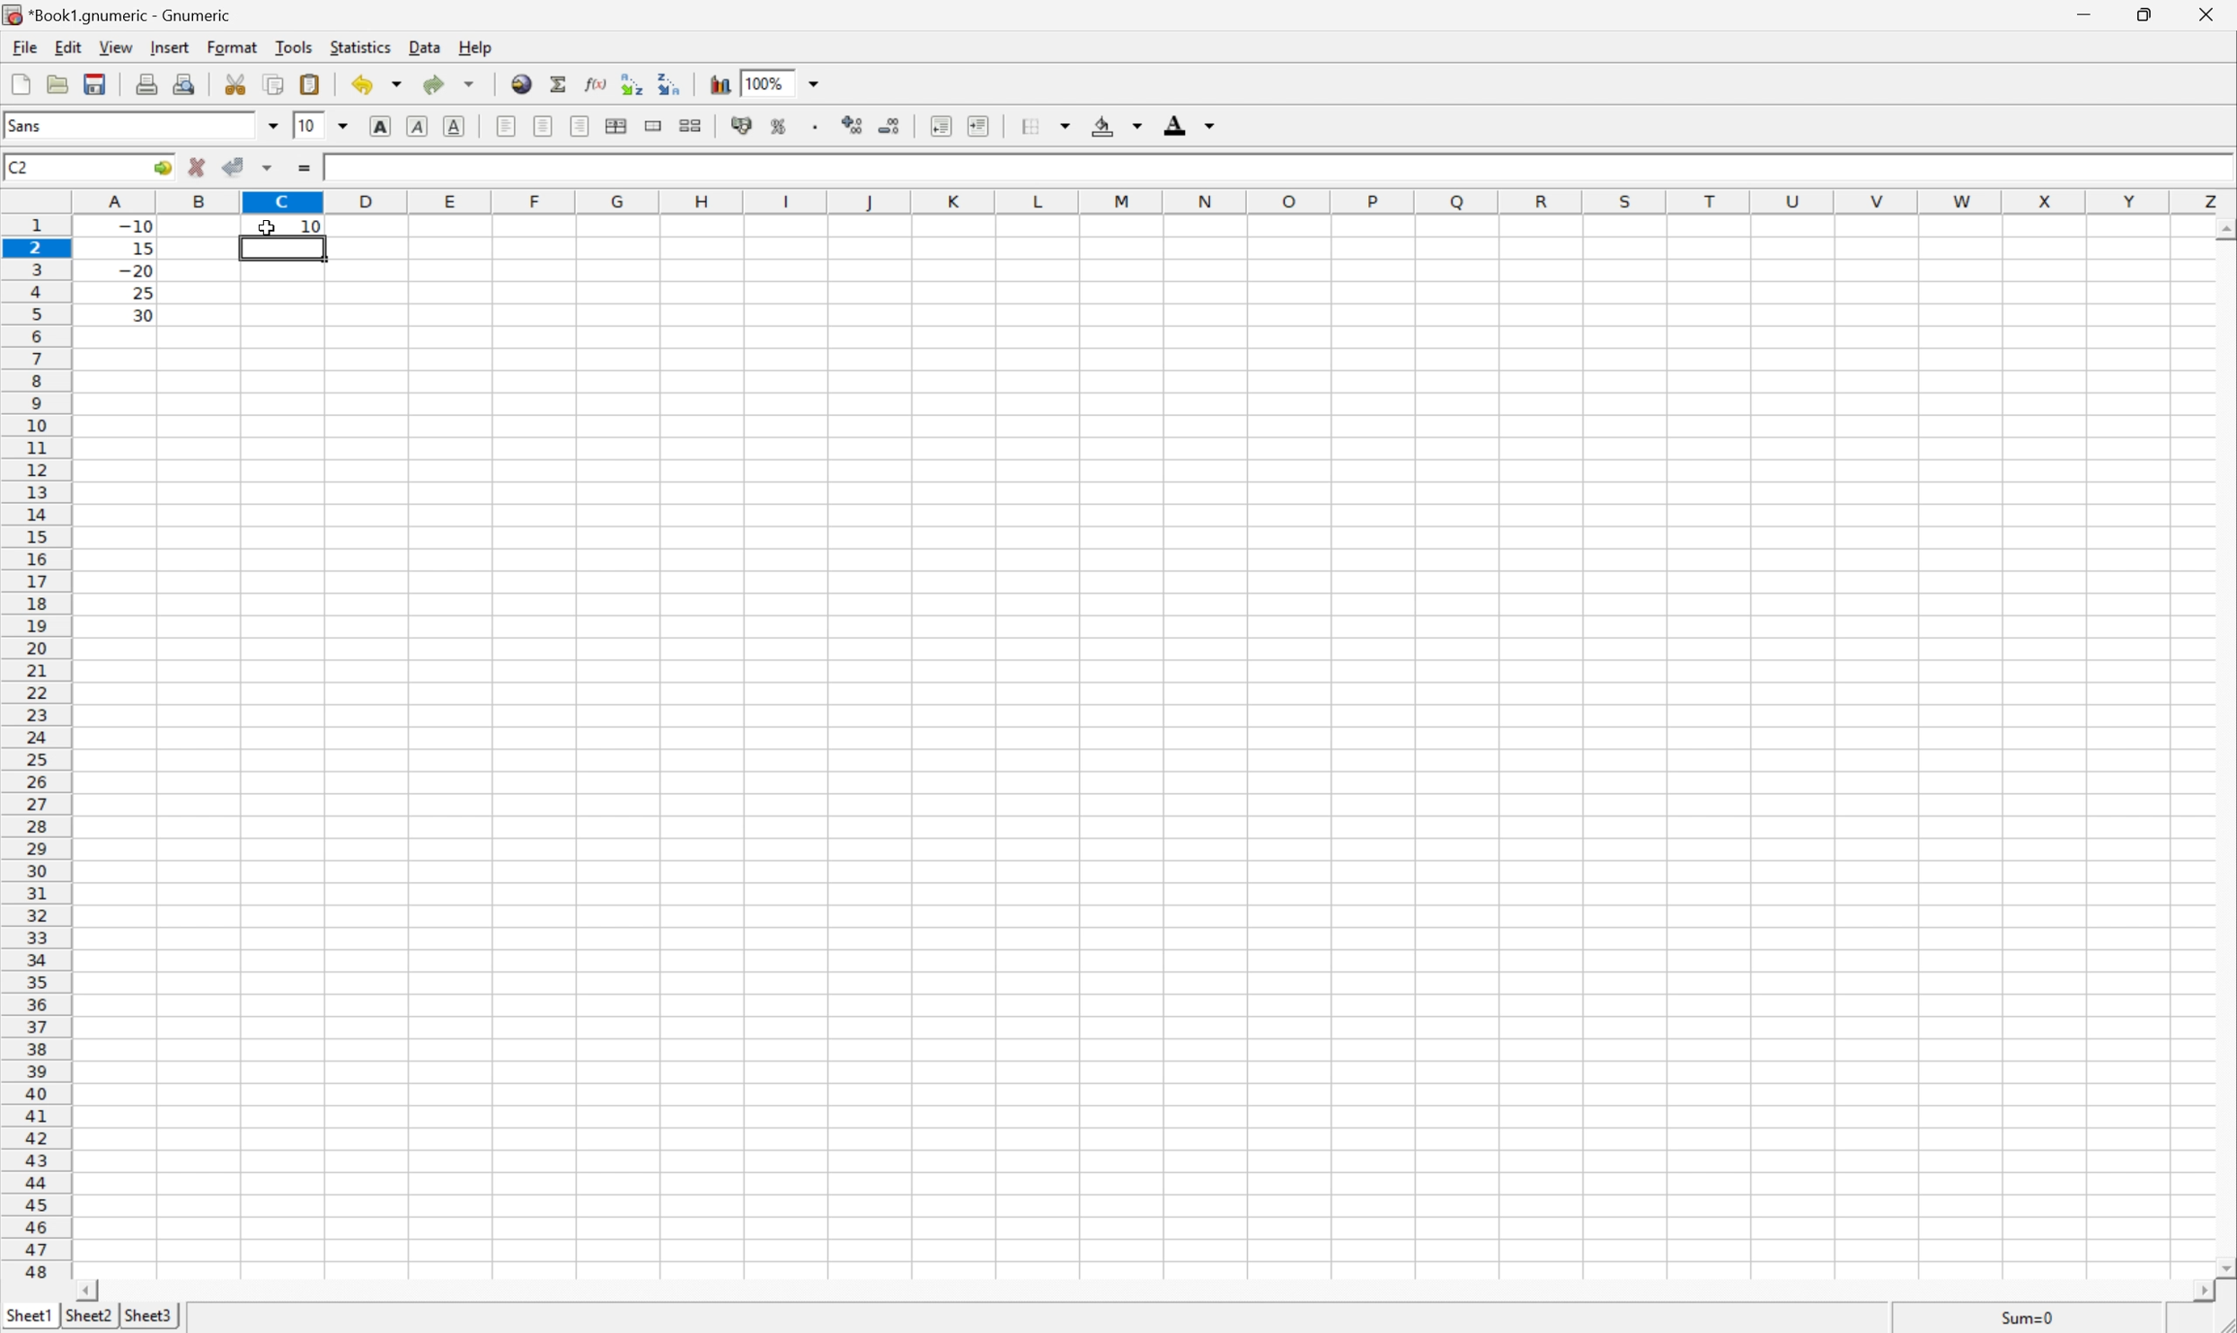  What do you see at coordinates (721, 82) in the screenshot?
I see `Insert chart` at bounding box center [721, 82].